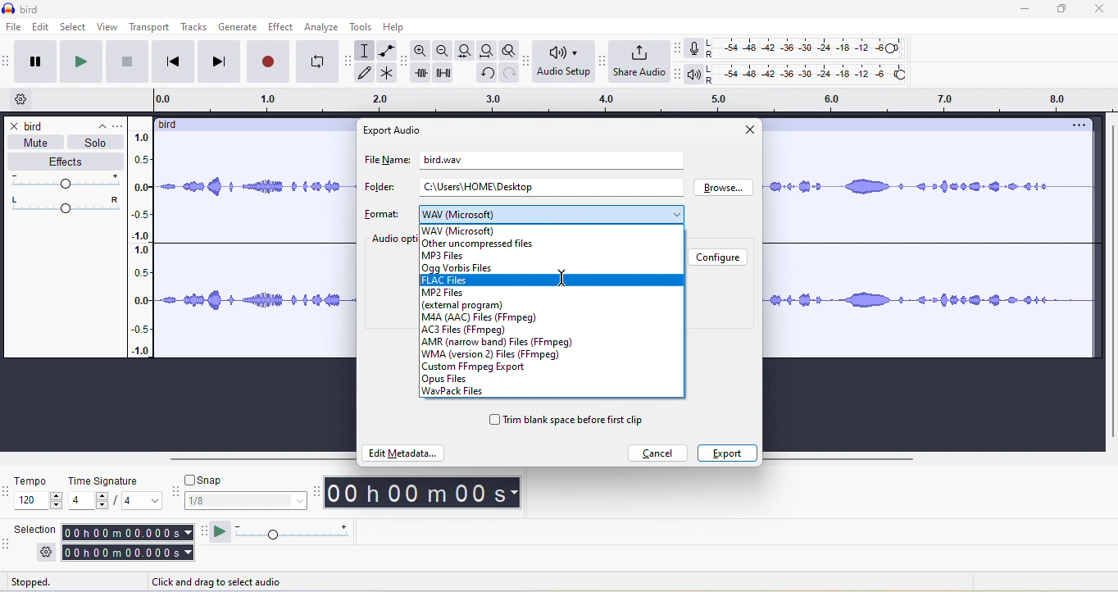 This screenshot has width=1118, height=592. What do you see at coordinates (482, 187) in the screenshot?
I see `location` at bounding box center [482, 187].